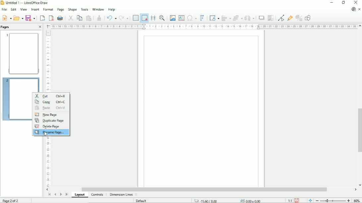  Describe the element at coordinates (124, 18) in the screenshot. I see `Redo` at that location.